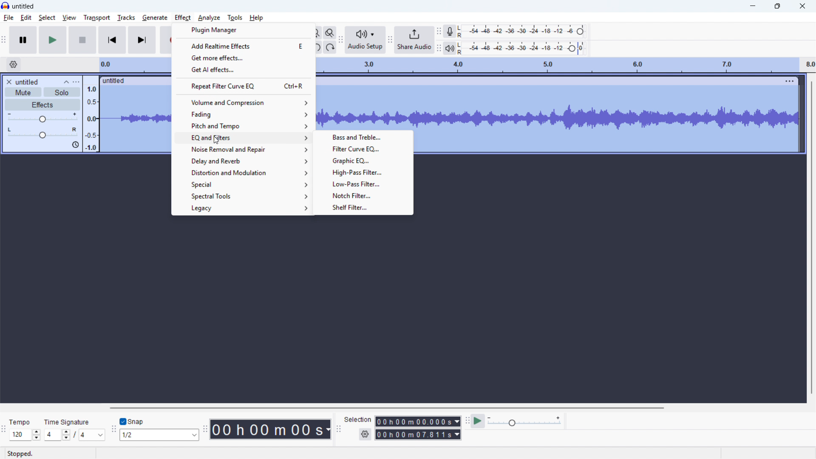 This screenshot has width=816, height=459. What do you see at coordinates (53, 40) in the screenshot?
I see `play` at bounding box center [53, 40].